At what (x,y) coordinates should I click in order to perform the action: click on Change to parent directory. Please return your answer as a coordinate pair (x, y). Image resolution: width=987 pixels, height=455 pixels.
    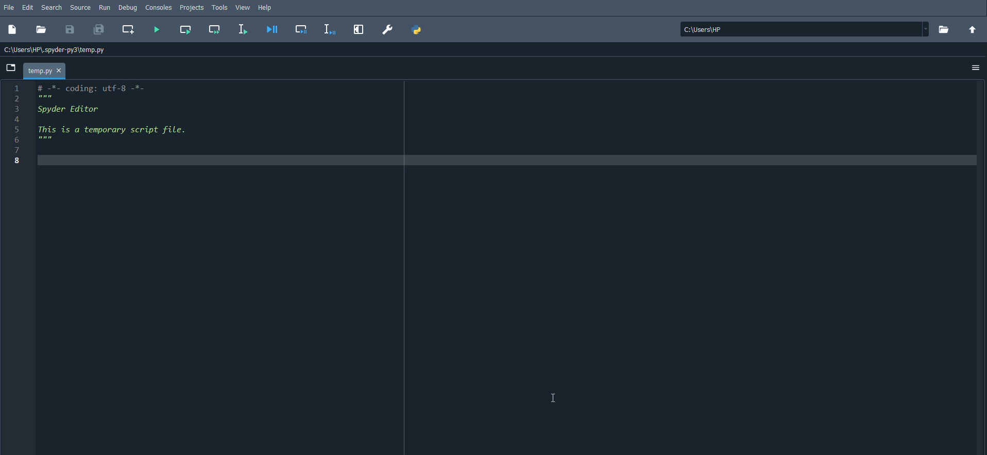
    Looking at the image, I should click on (973, 30).